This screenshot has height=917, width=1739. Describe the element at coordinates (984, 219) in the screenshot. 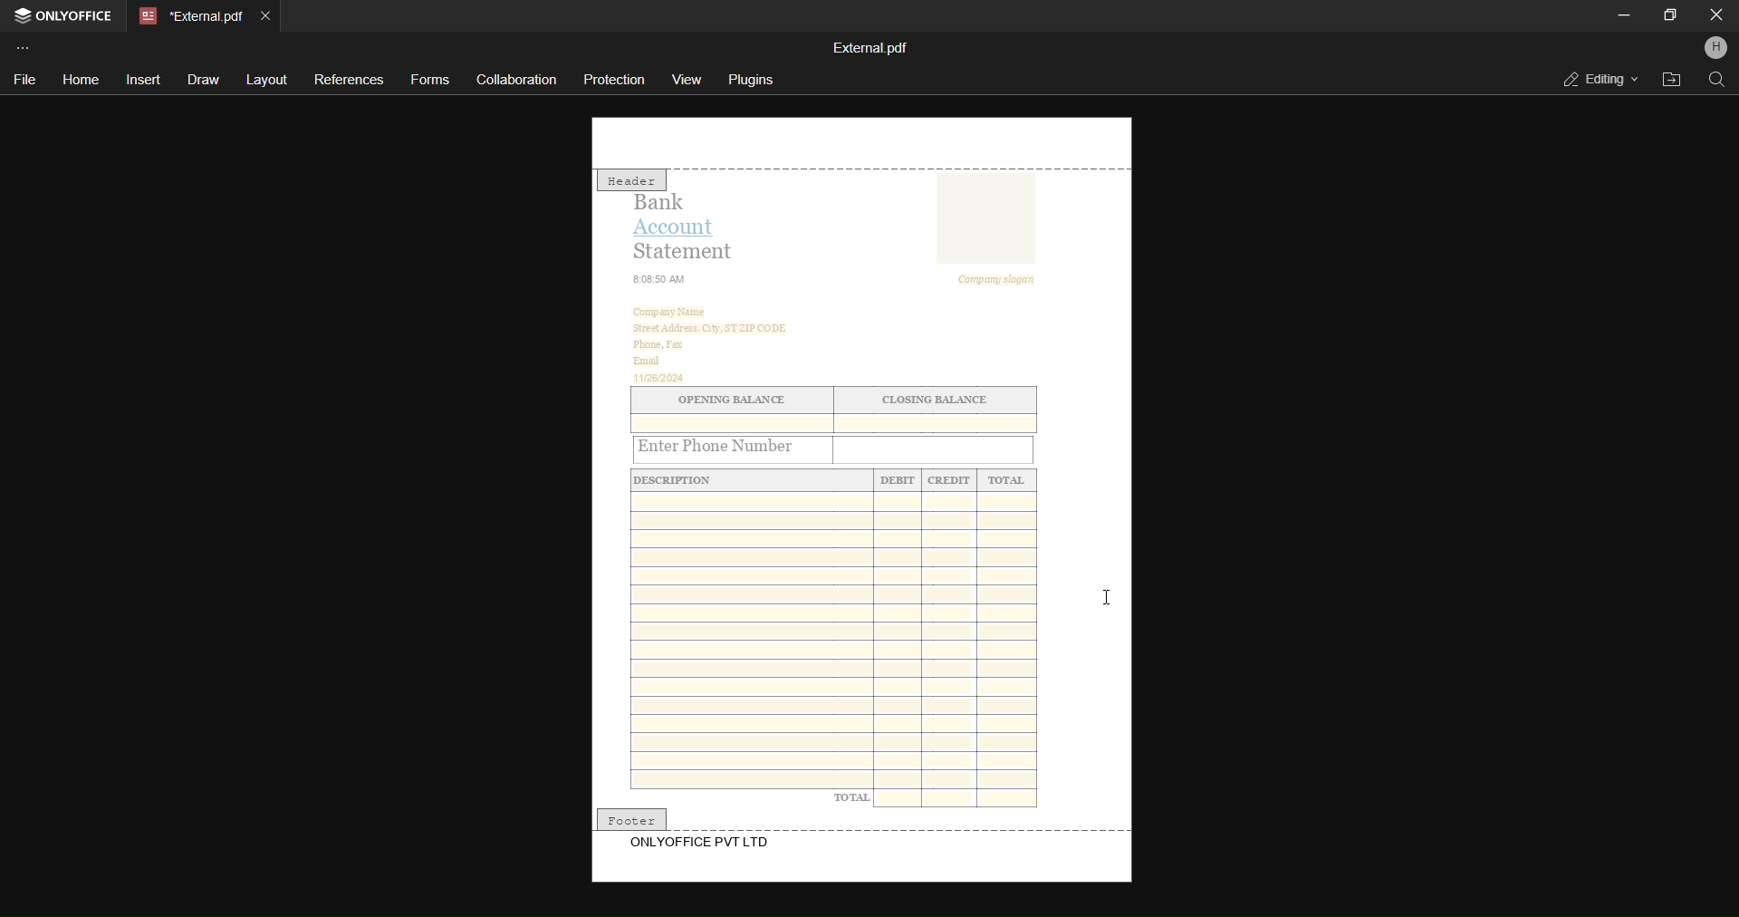

I see `image` at that location.